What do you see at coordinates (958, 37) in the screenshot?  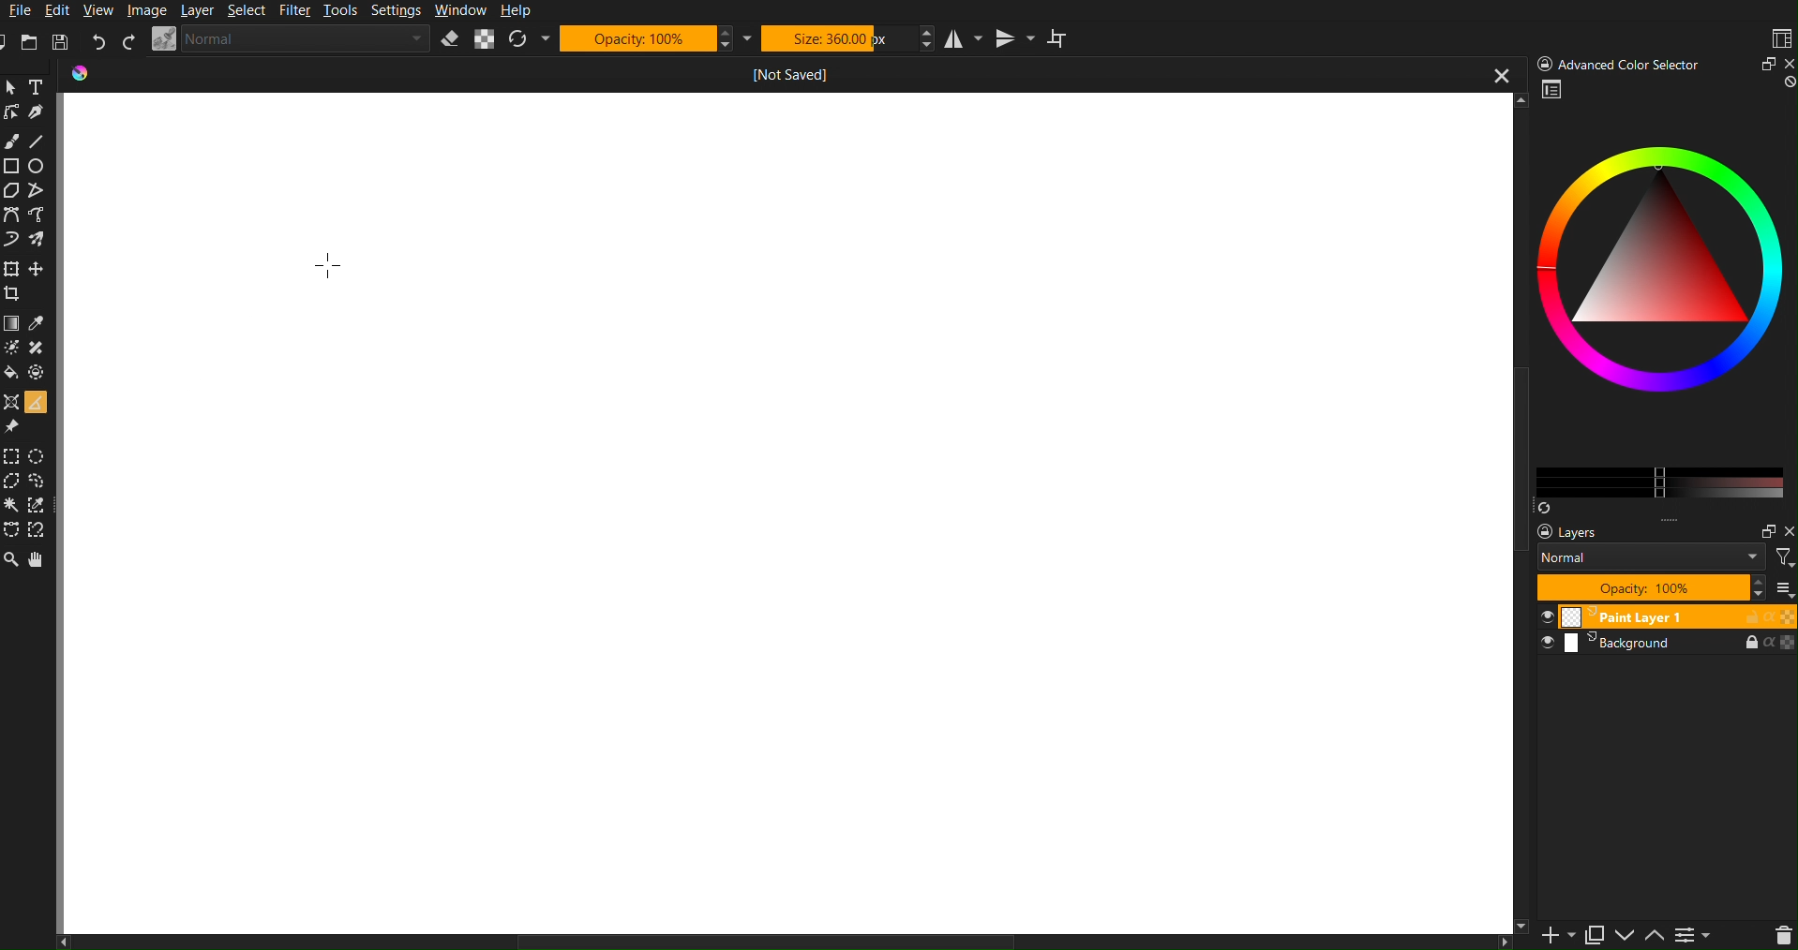 I see `Horizontal Mirror` at bounding box center [958, 37].